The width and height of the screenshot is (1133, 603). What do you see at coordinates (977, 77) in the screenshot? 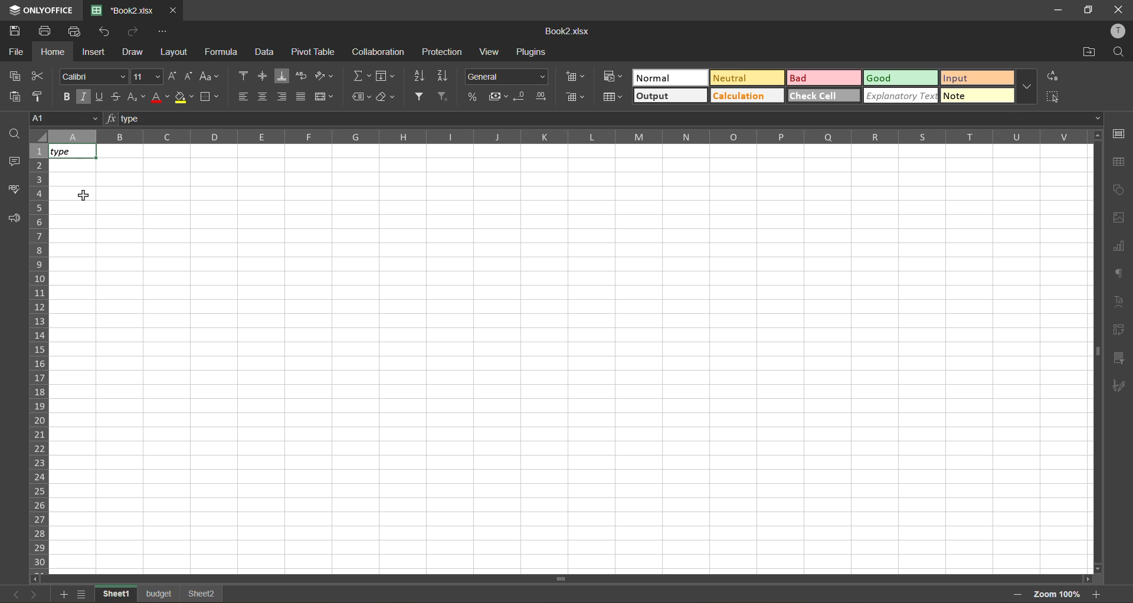
I see `input` at bounding box center [977, 77].